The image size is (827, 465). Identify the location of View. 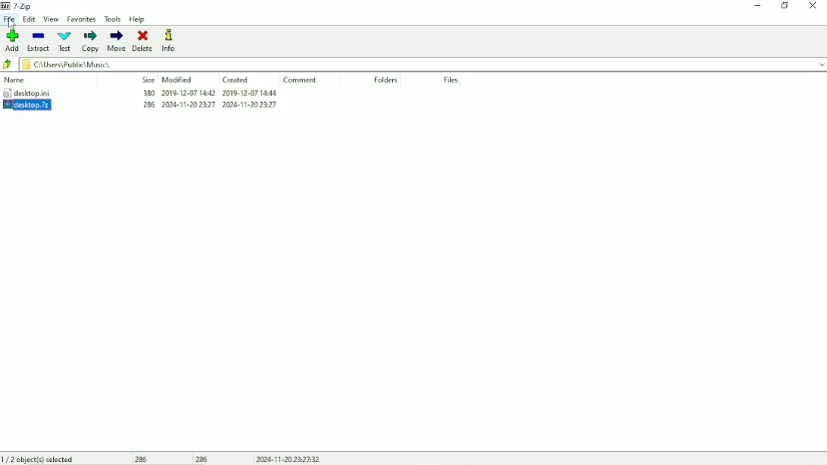
(52, 19).